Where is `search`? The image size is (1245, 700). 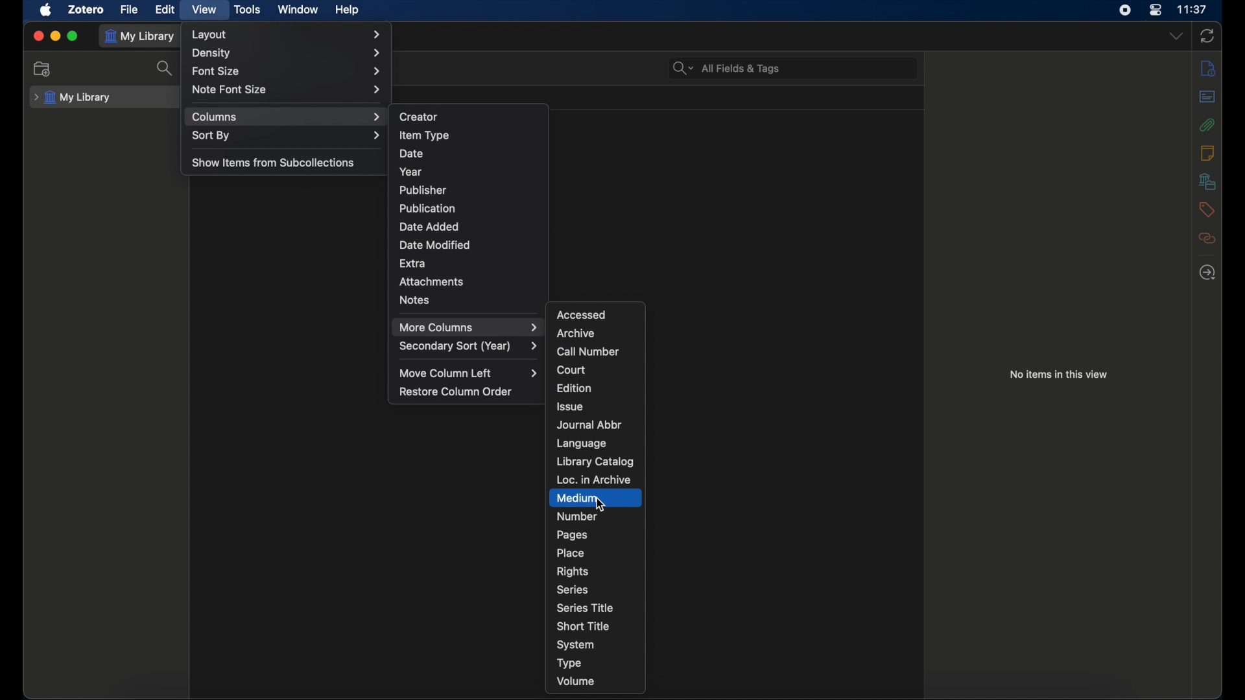
search is located at coordinates (167, 69).